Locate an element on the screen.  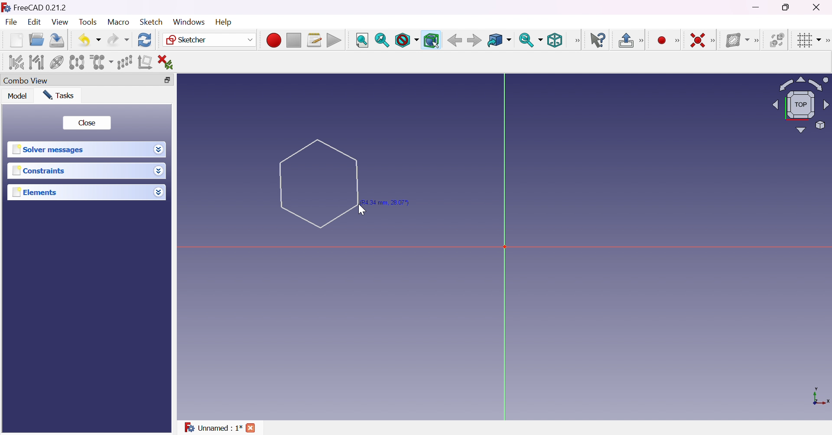
Fit all is located at coordinates (363, 41).